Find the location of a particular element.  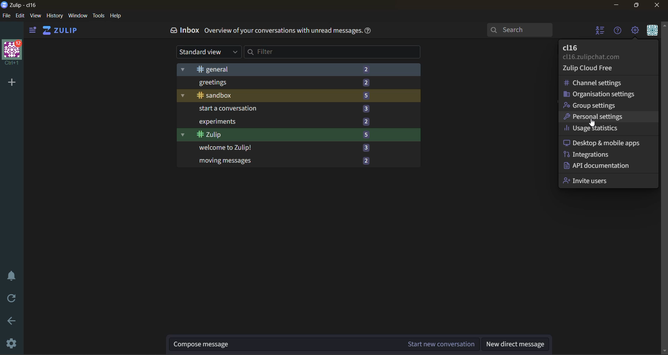

organisation name and profile picture is located at coordinates (13, 51).